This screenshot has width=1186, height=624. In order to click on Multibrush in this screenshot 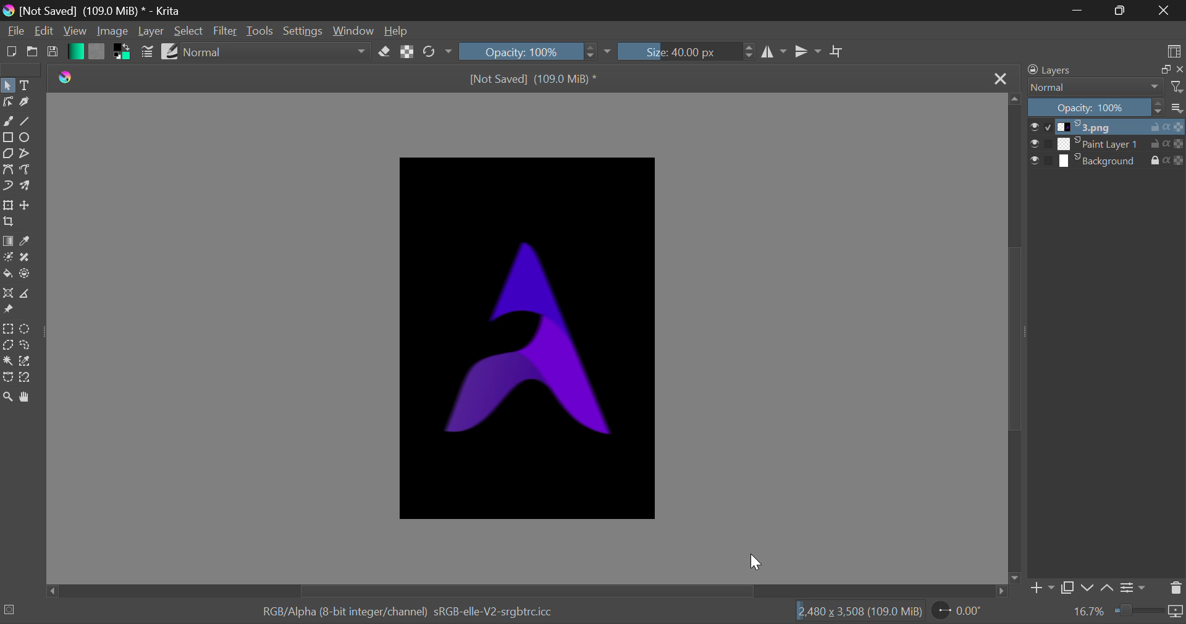, I will do `click(27, 187)`.